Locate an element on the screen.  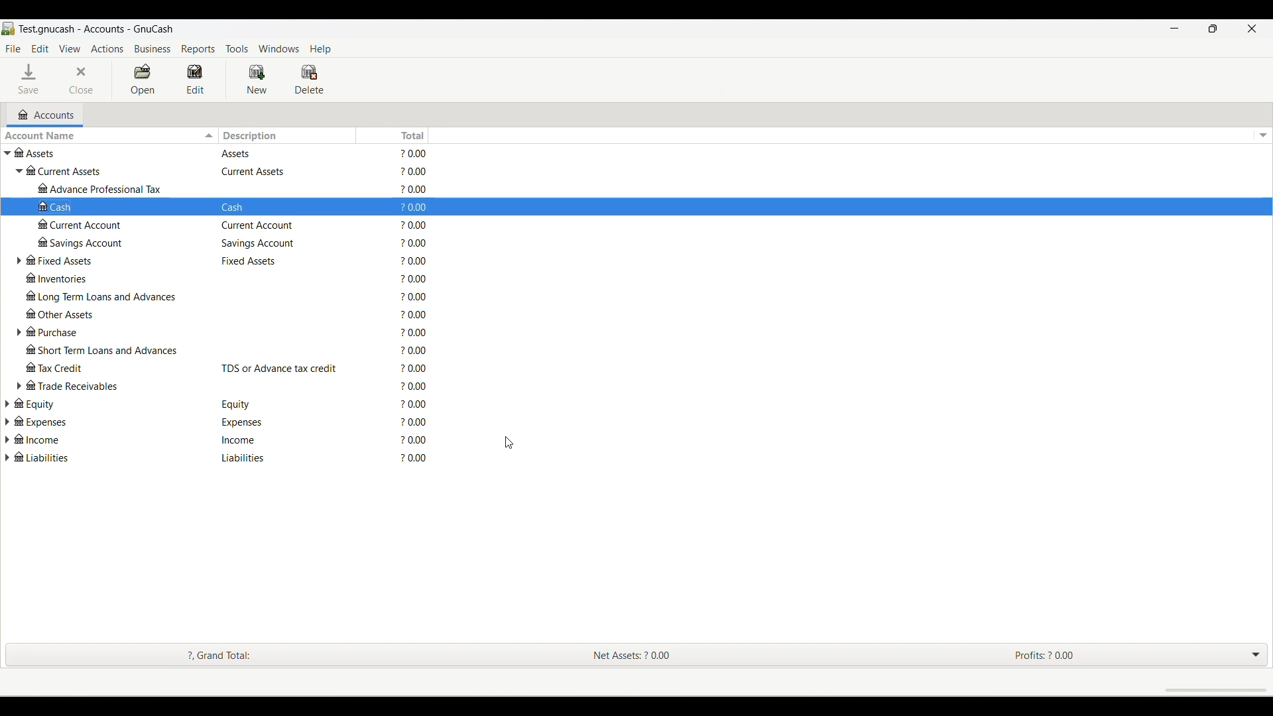
Expand Fixed Assets is located at coordinates (19, 261).